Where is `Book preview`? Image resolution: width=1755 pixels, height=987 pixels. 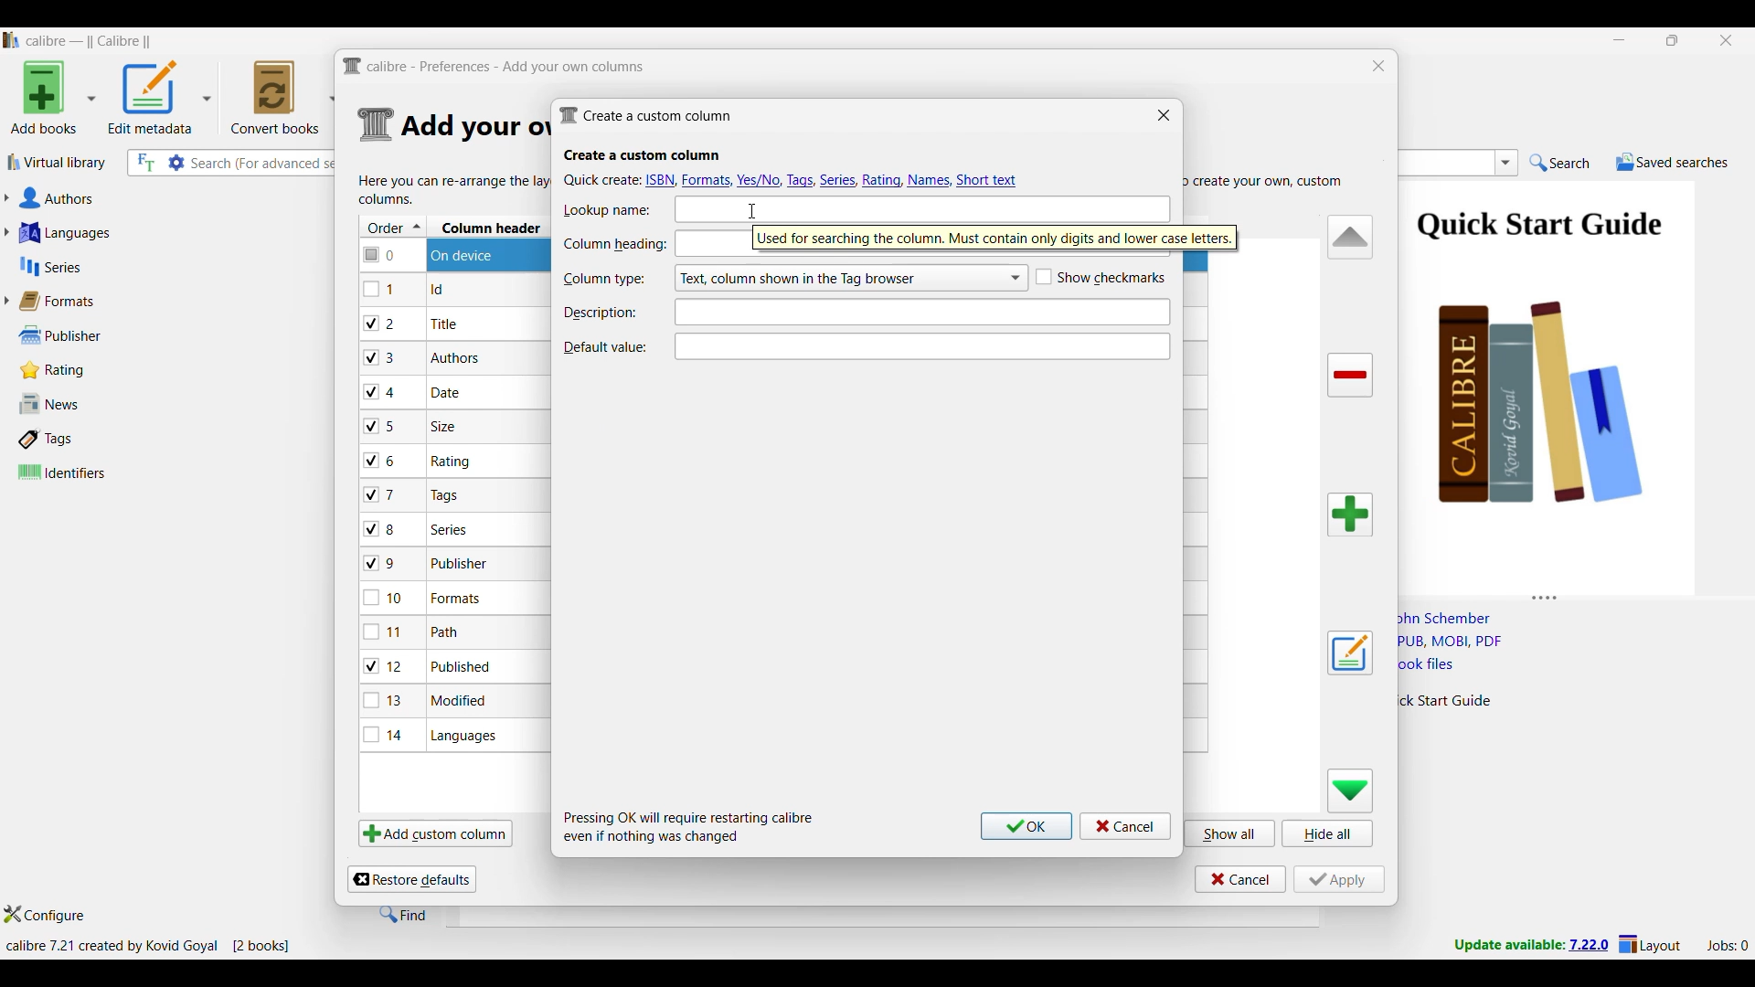
Book preview is located at coordinates (1570, 381).